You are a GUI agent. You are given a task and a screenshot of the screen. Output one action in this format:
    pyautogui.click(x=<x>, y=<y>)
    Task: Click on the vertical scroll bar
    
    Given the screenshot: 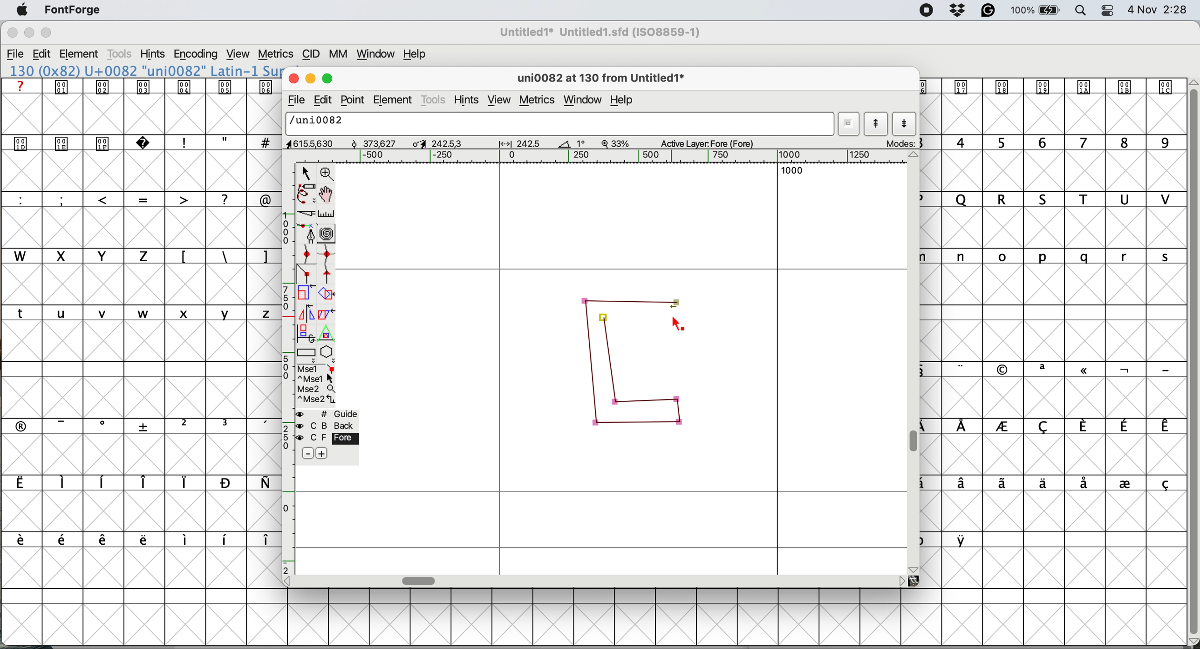 What is the action you would take?
    pyautogui.click(x=1192, y=358)
    